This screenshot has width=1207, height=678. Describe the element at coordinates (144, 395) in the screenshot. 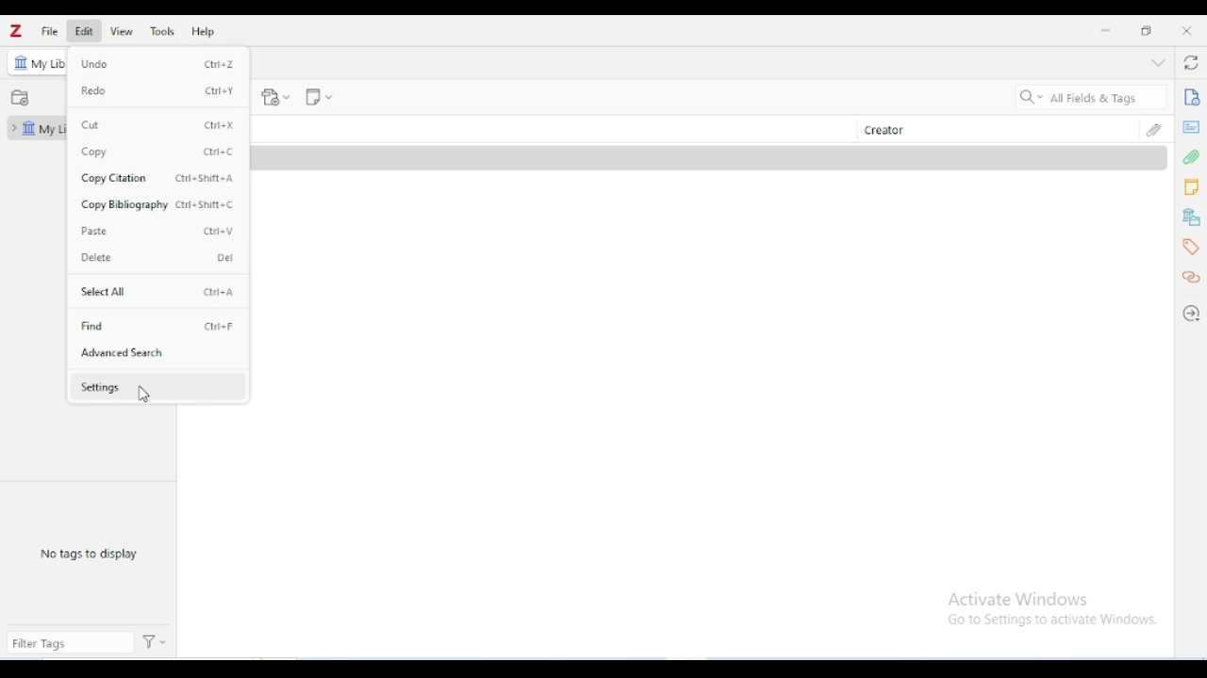

I see `cursor` at that location.